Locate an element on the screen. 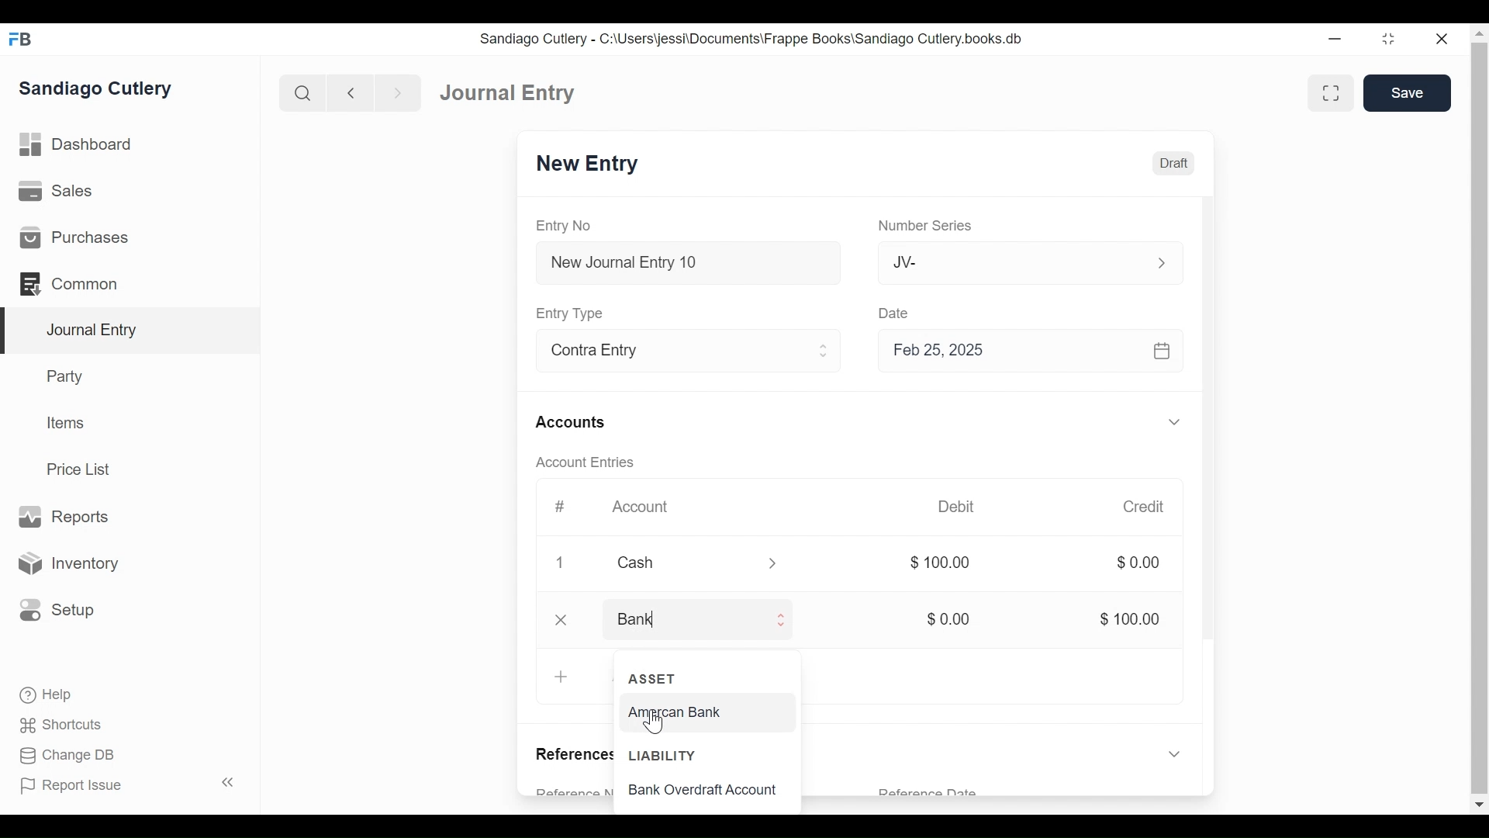 The image size is (1489, 838). Navigate Forward is located at coordinates (399, 92).